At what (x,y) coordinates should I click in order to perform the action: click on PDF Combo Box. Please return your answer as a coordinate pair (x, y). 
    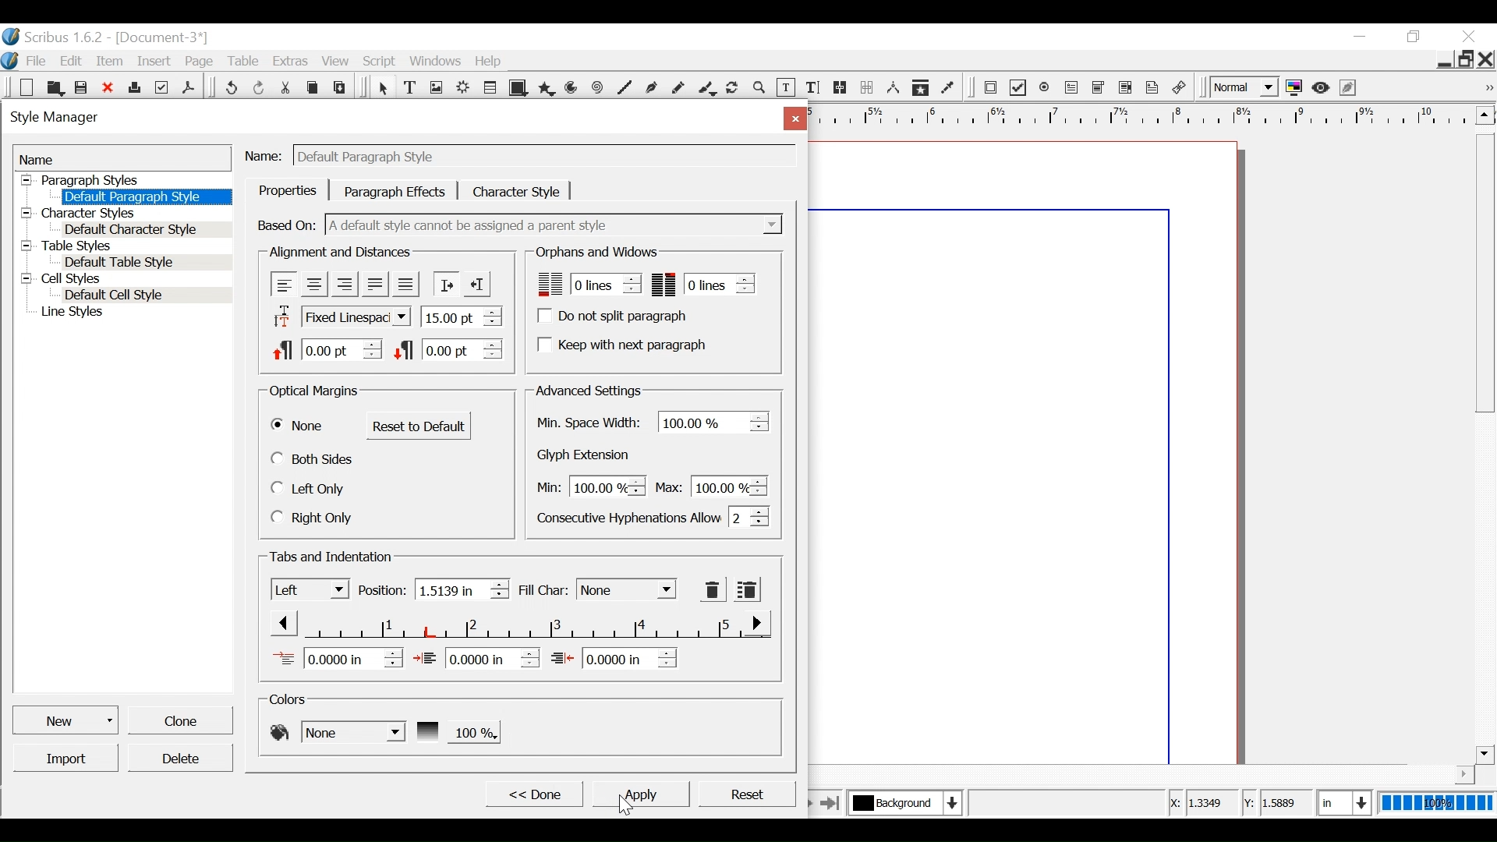
    Looking at the image, I should click on (1100, 88).